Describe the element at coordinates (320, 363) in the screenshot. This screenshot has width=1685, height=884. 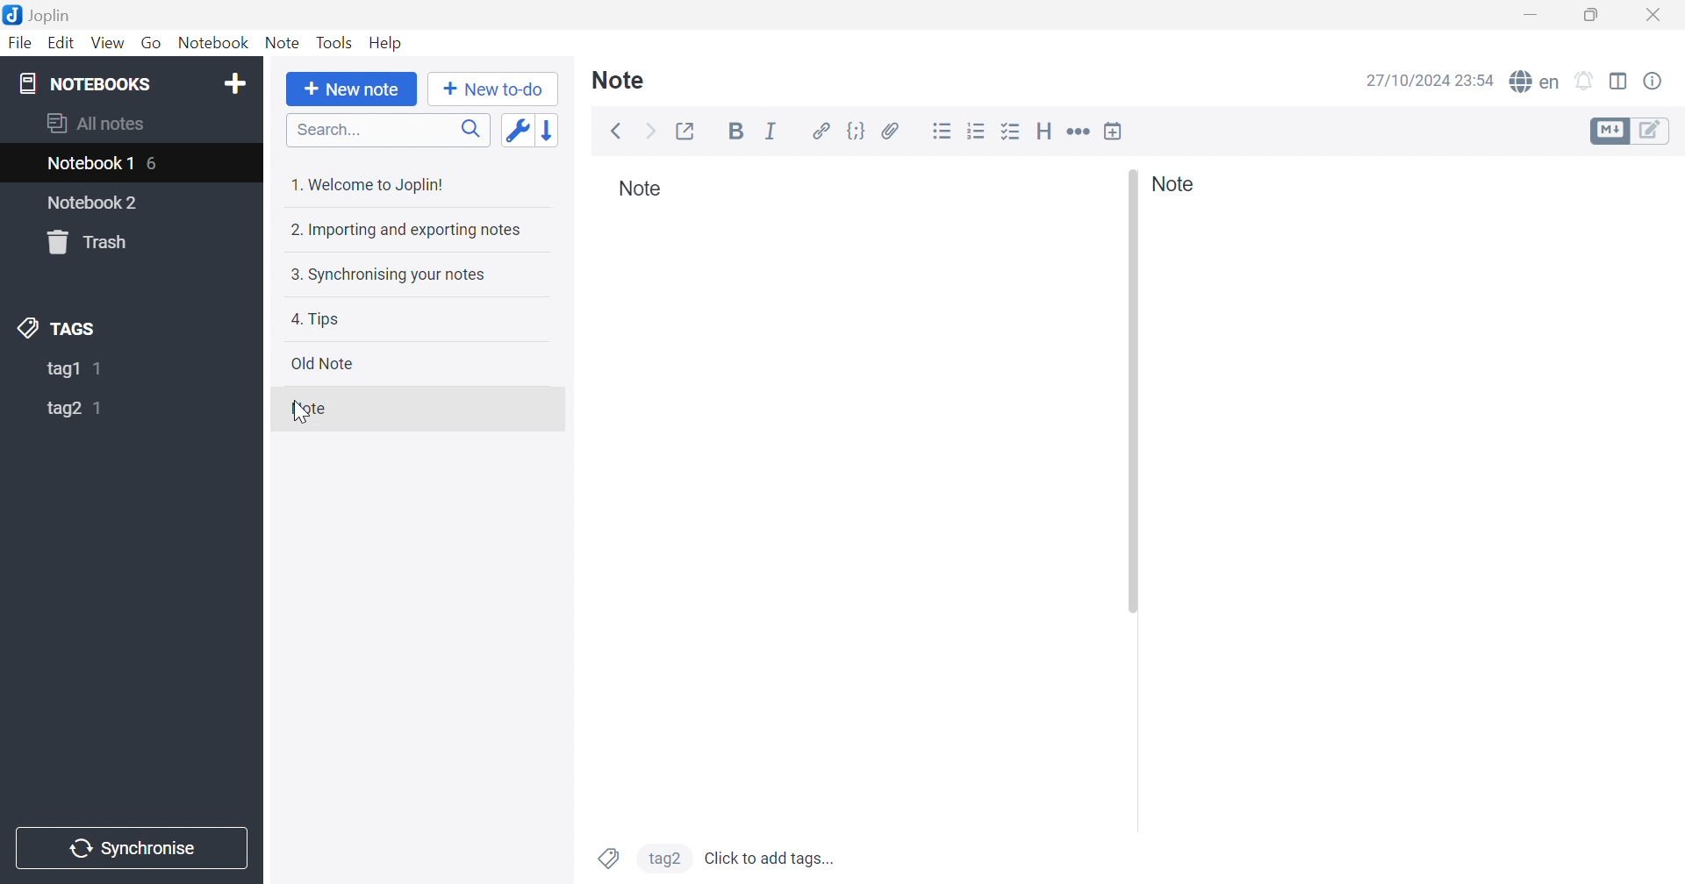
I see `Old note` at that location.